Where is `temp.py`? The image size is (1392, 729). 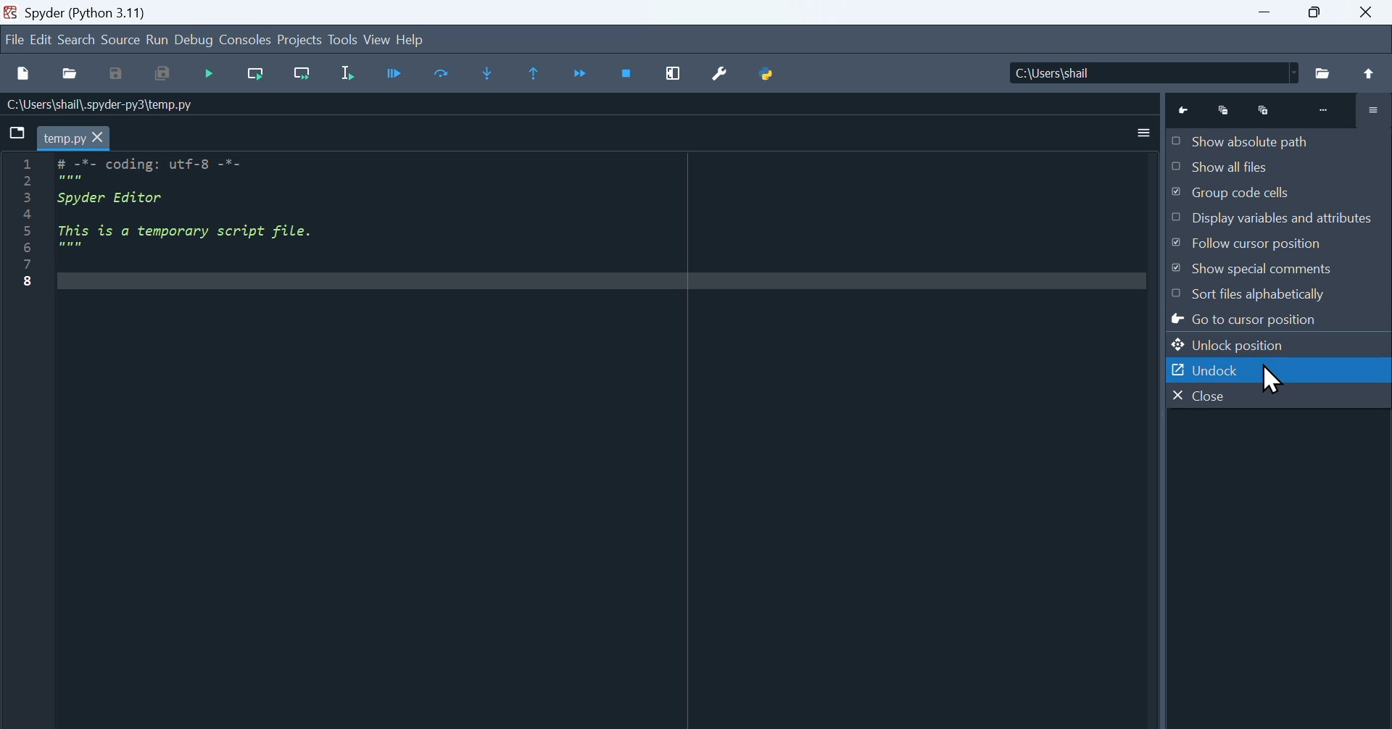
temp.py is located at coordinates (73, 137).